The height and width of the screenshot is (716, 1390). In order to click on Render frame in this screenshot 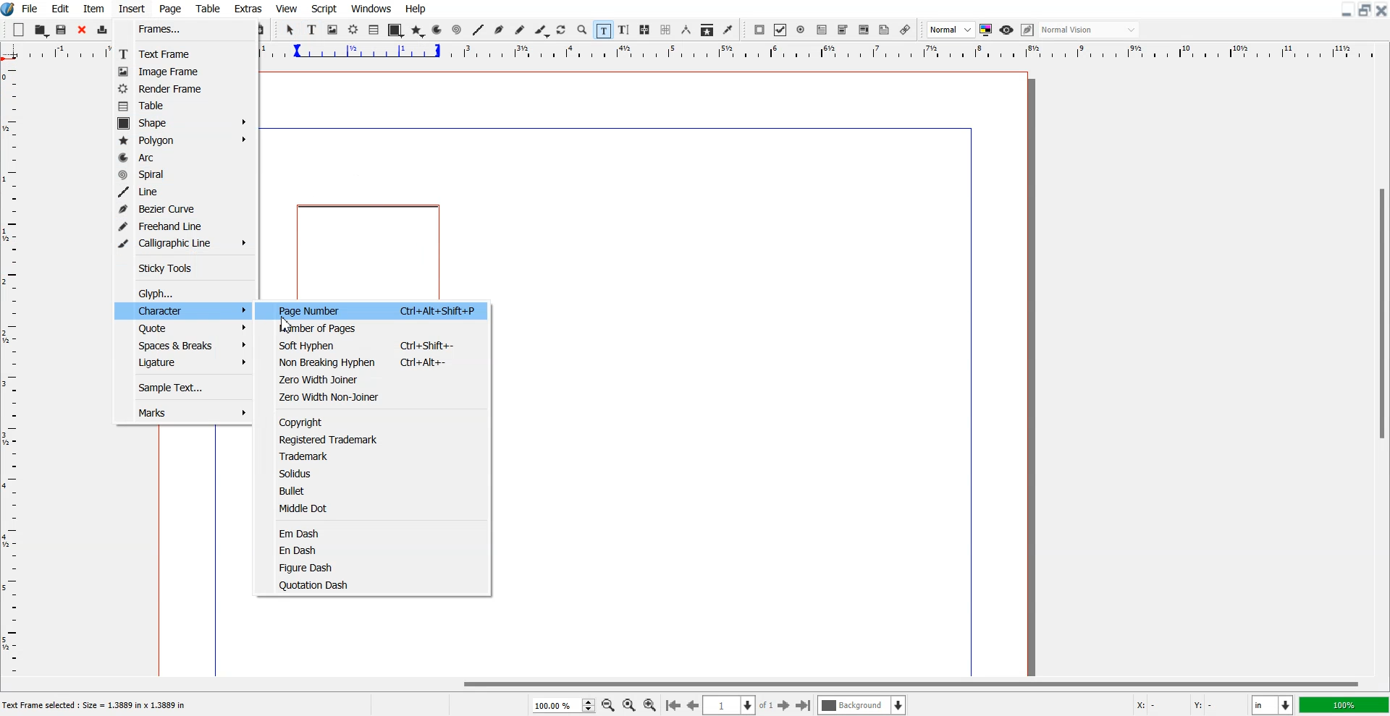, I will do `click(354, 29)`.